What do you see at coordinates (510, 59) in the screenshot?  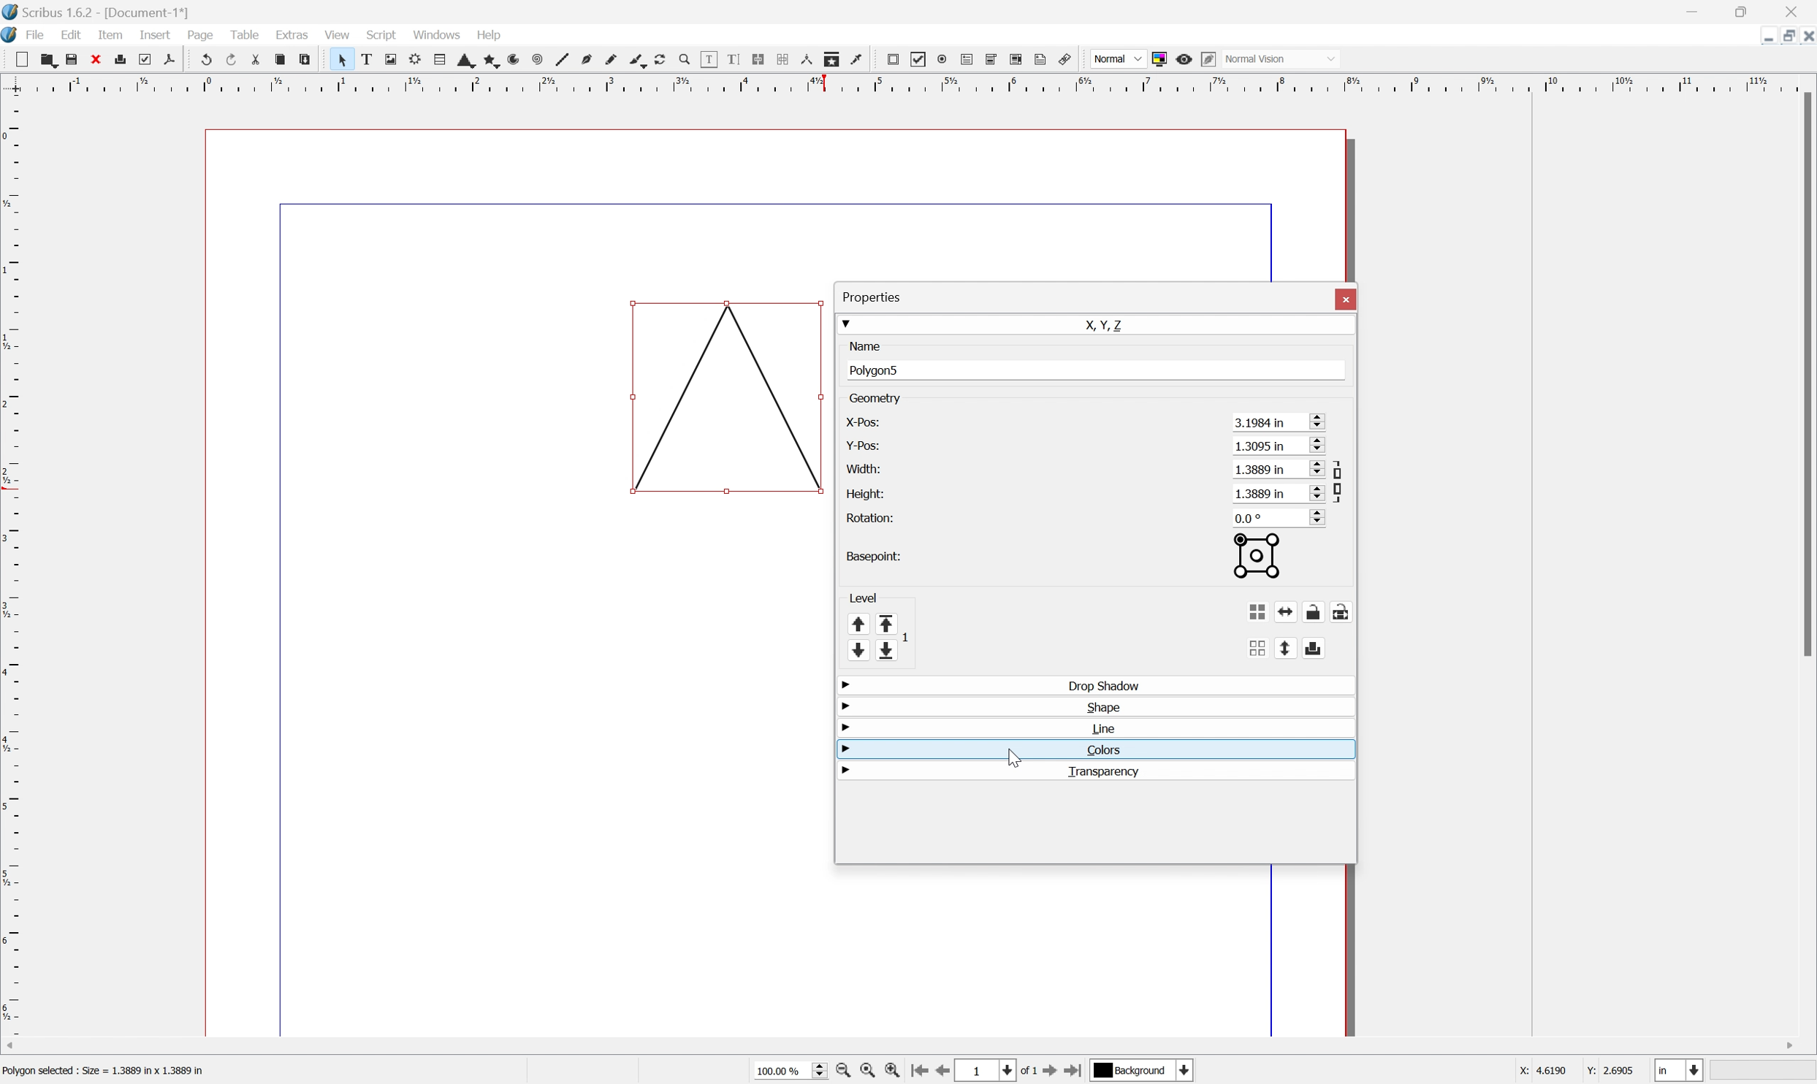 I see `Arc` at bounding box center [510, 59].